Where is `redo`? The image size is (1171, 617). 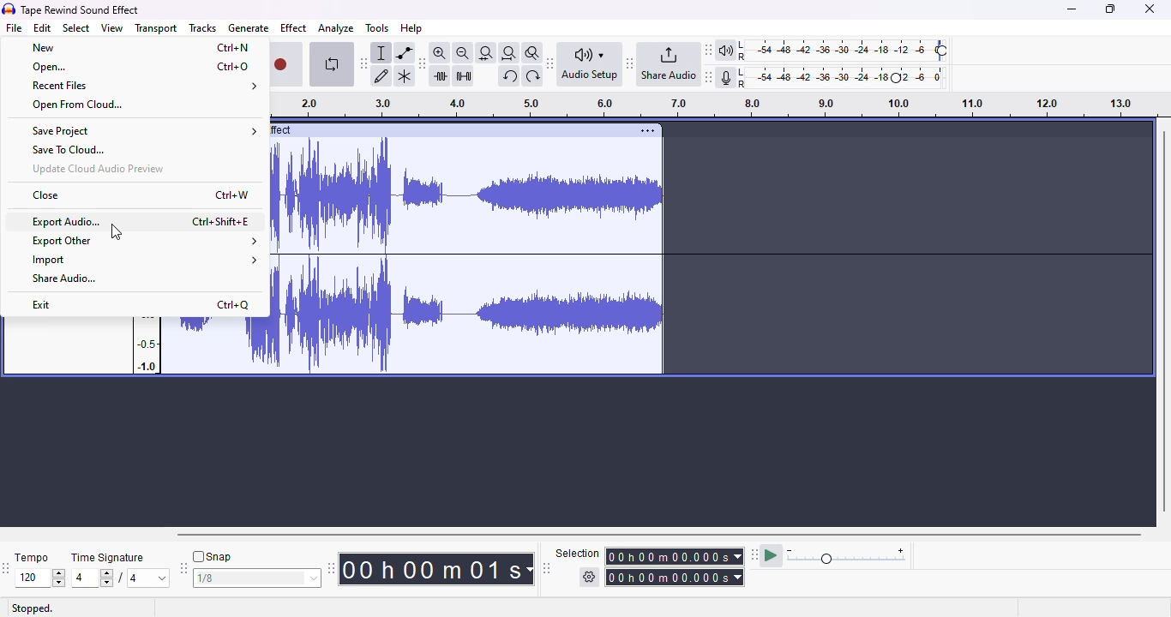
redo is located at coordinates (533, 75).